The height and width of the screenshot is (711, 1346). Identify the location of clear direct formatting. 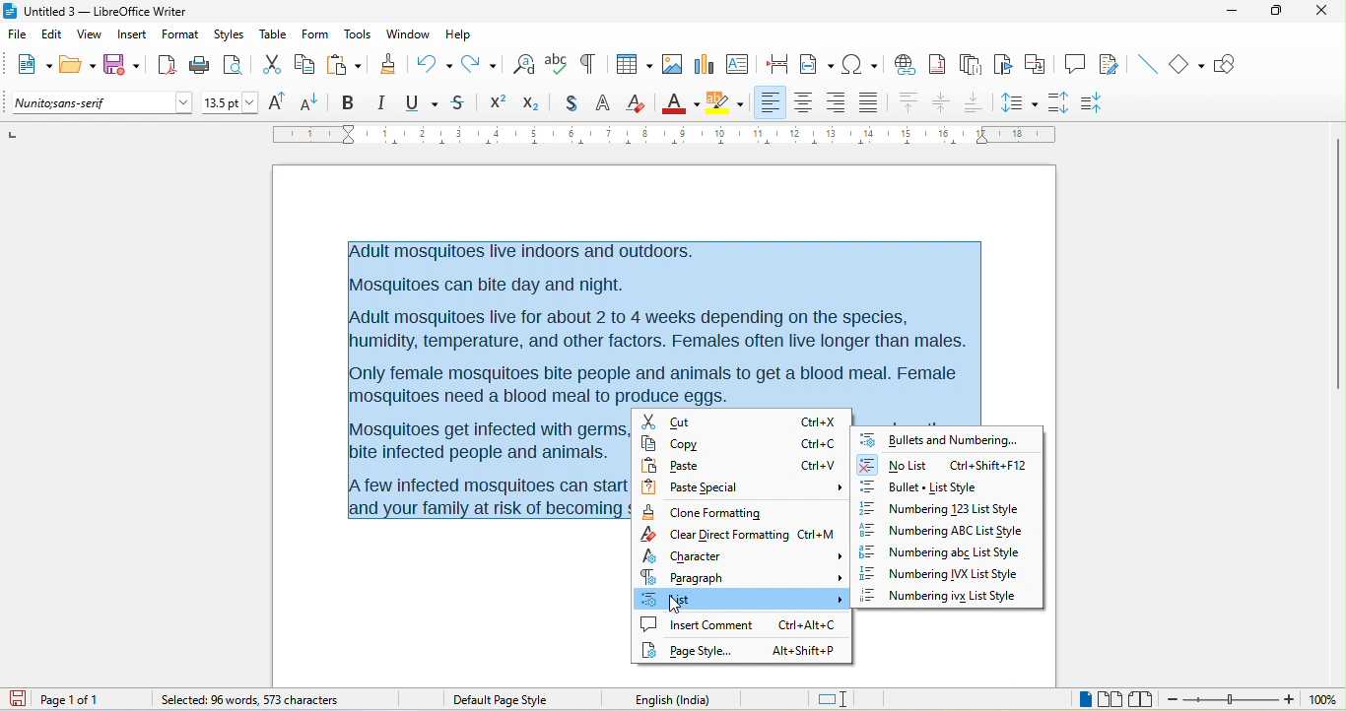
(744, 536).